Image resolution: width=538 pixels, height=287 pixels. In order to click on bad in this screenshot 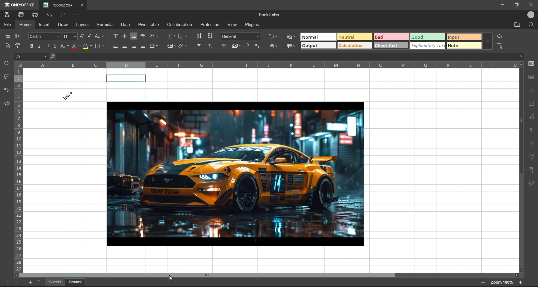, I will do `click(391, 37)`.